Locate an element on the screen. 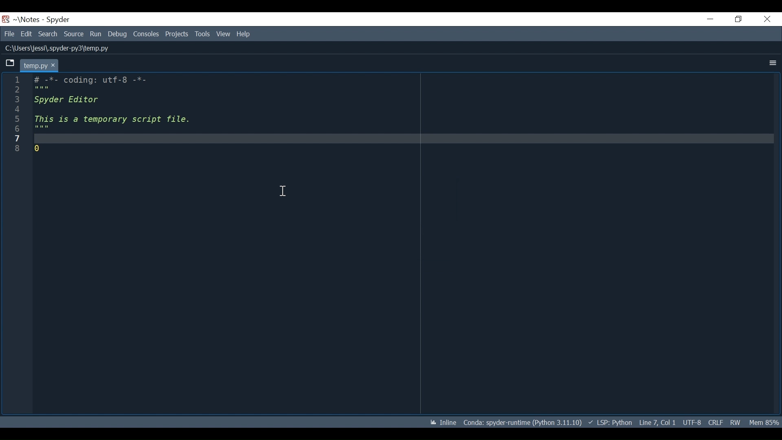  Debug is located at coordinates (118, 34).